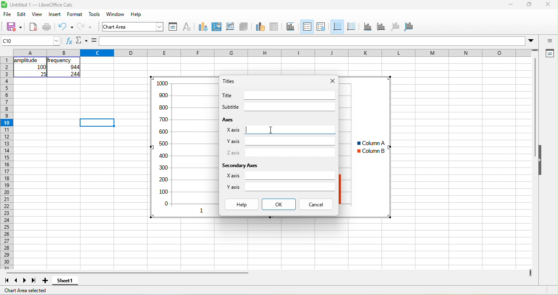 The width and height of the screenshot is (558, 295). What do you see at coordinates (239, 165) in the screenshot?
I see `secondary axes` at bounding box center [239, 165].